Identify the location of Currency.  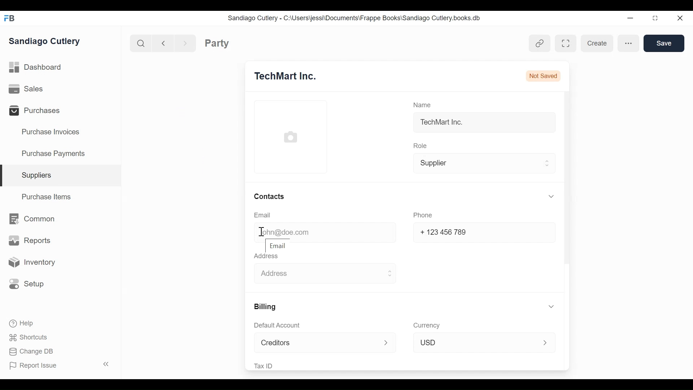
(427, 325).